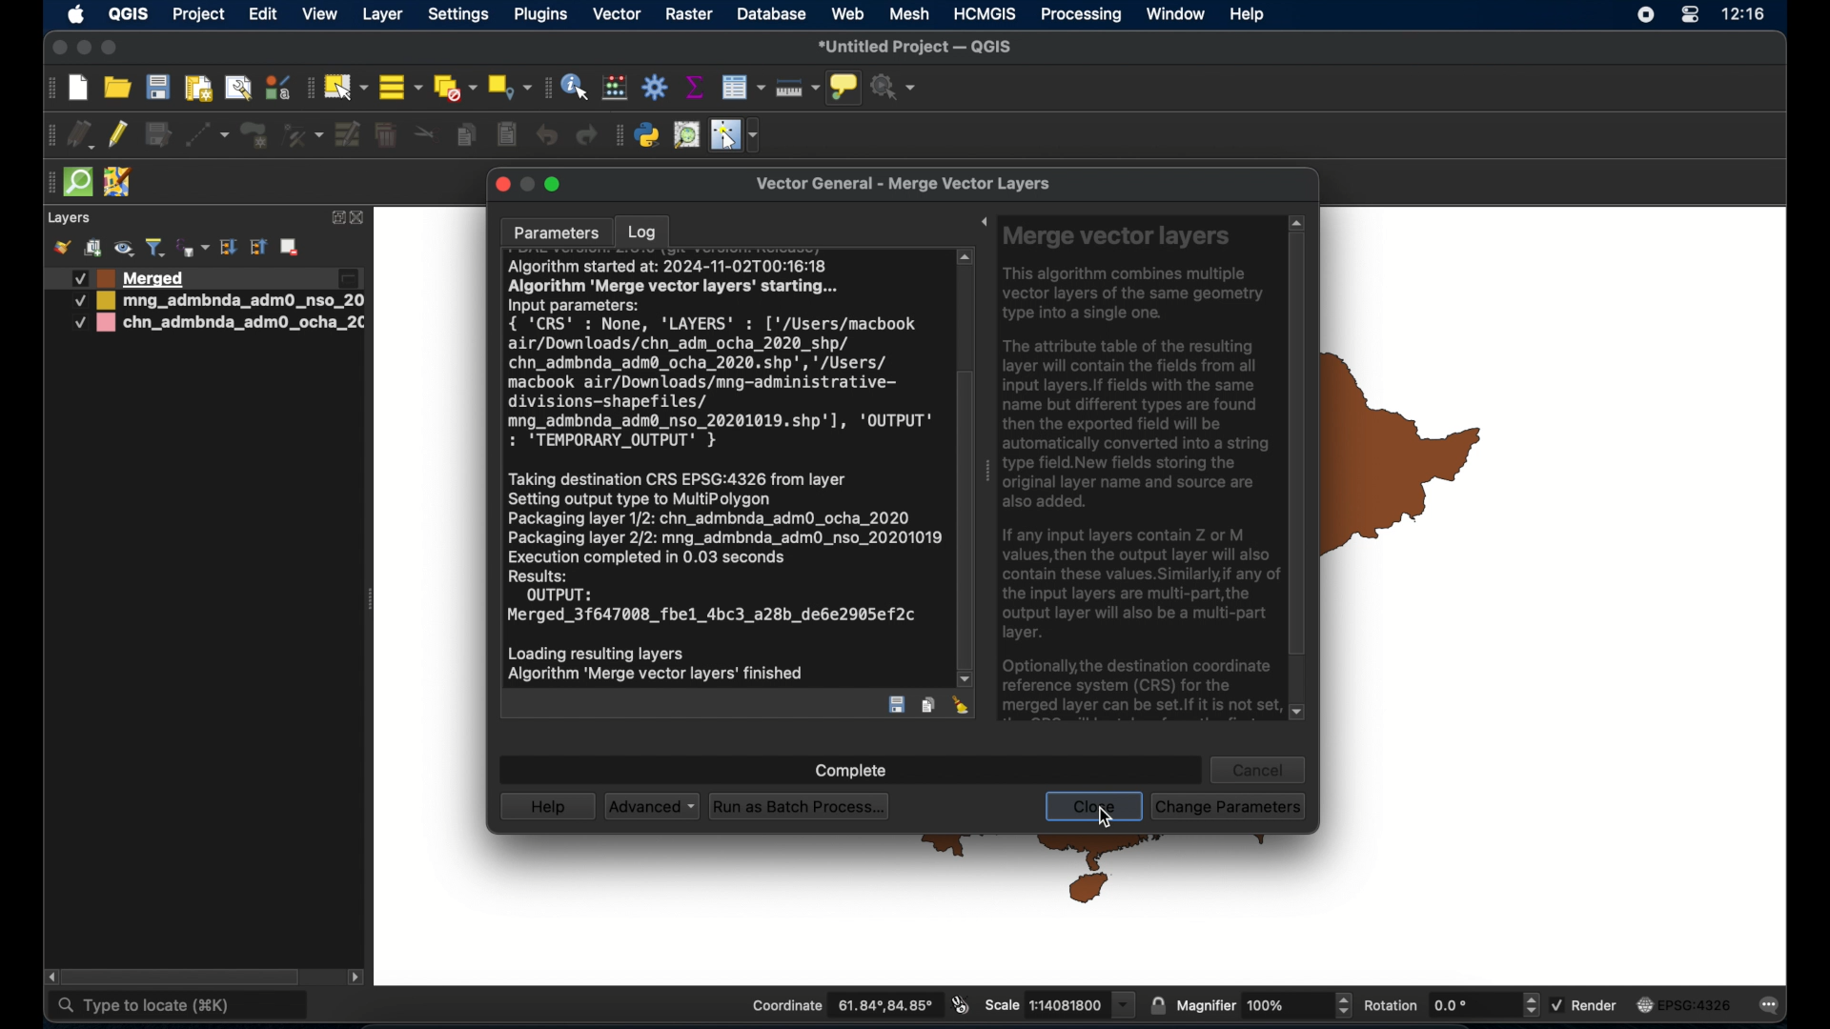 The image size is (1830, 1029). I want to click on clear log entry, so click(962, 707).